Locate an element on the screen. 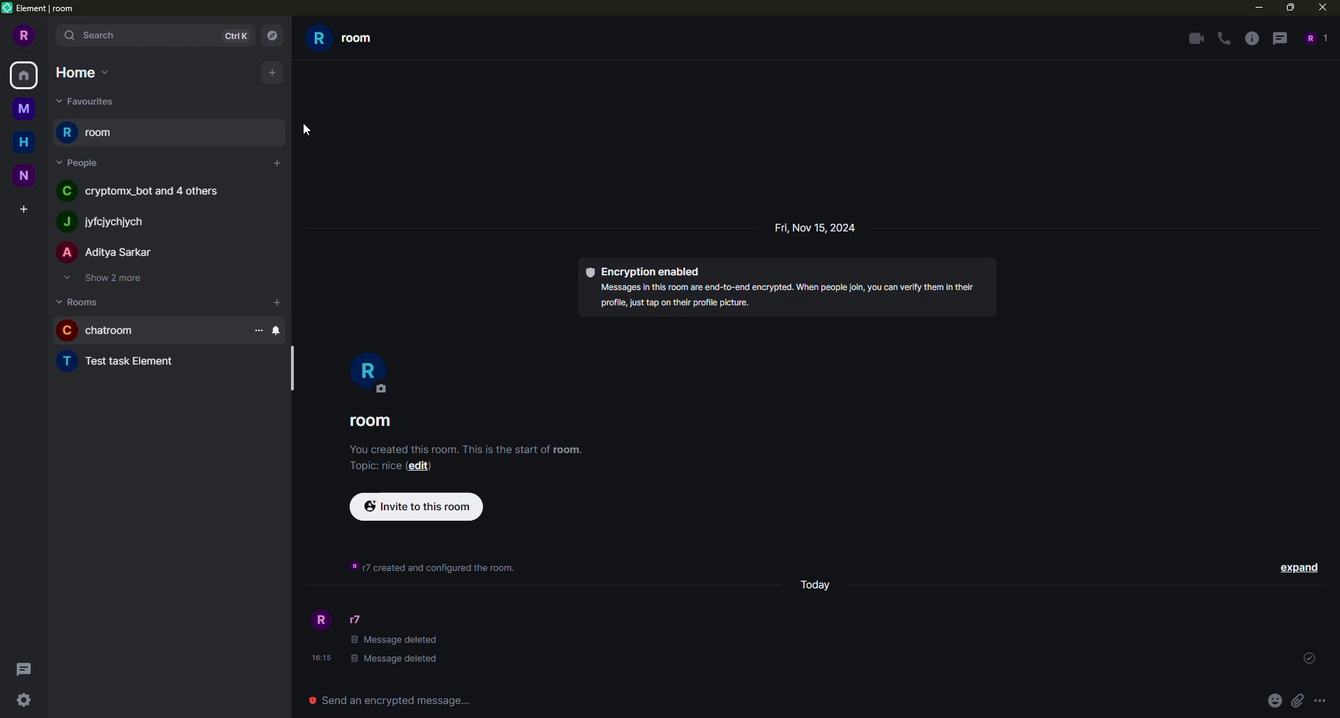 This screenshot has width=1340, height=718. more is located at coordinates (257, 331).